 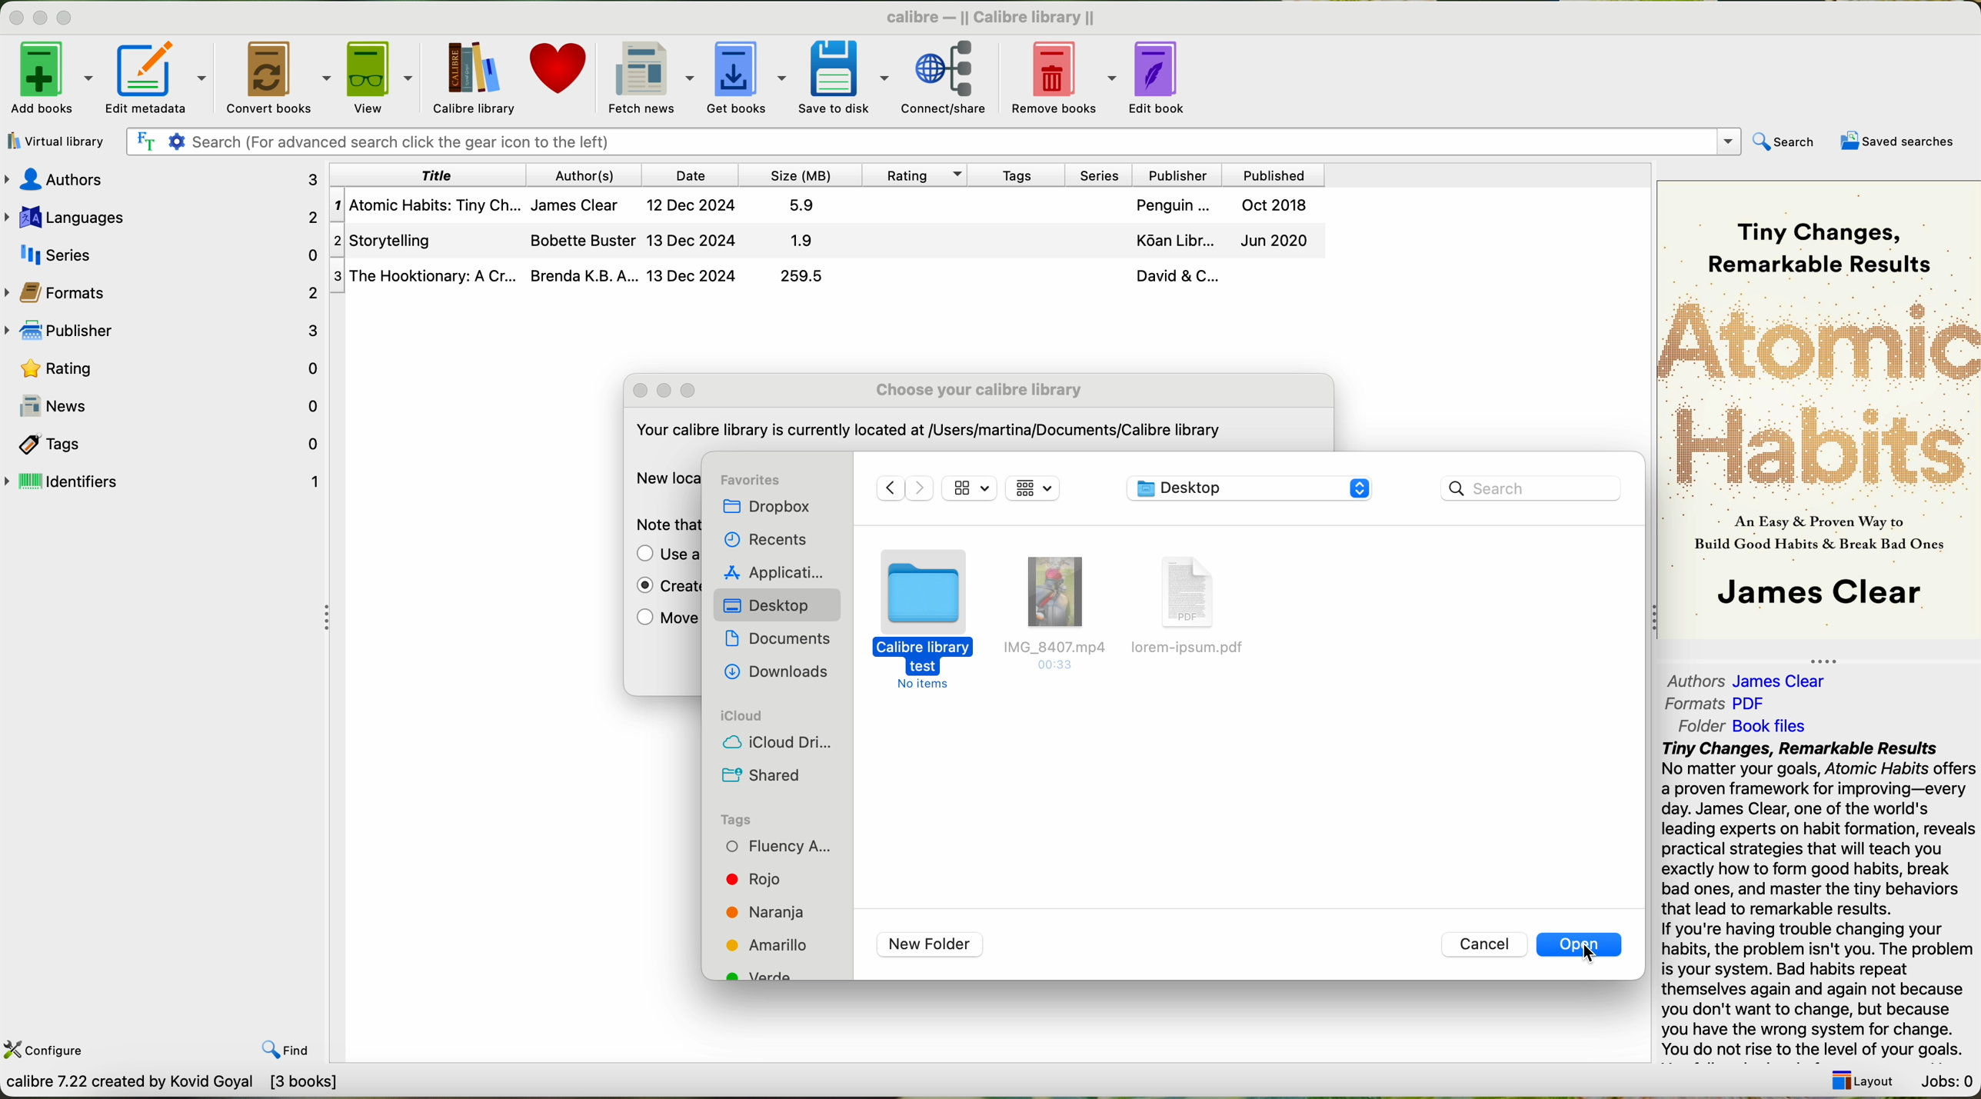 I want to click on authors, so click(x=168, y=179).